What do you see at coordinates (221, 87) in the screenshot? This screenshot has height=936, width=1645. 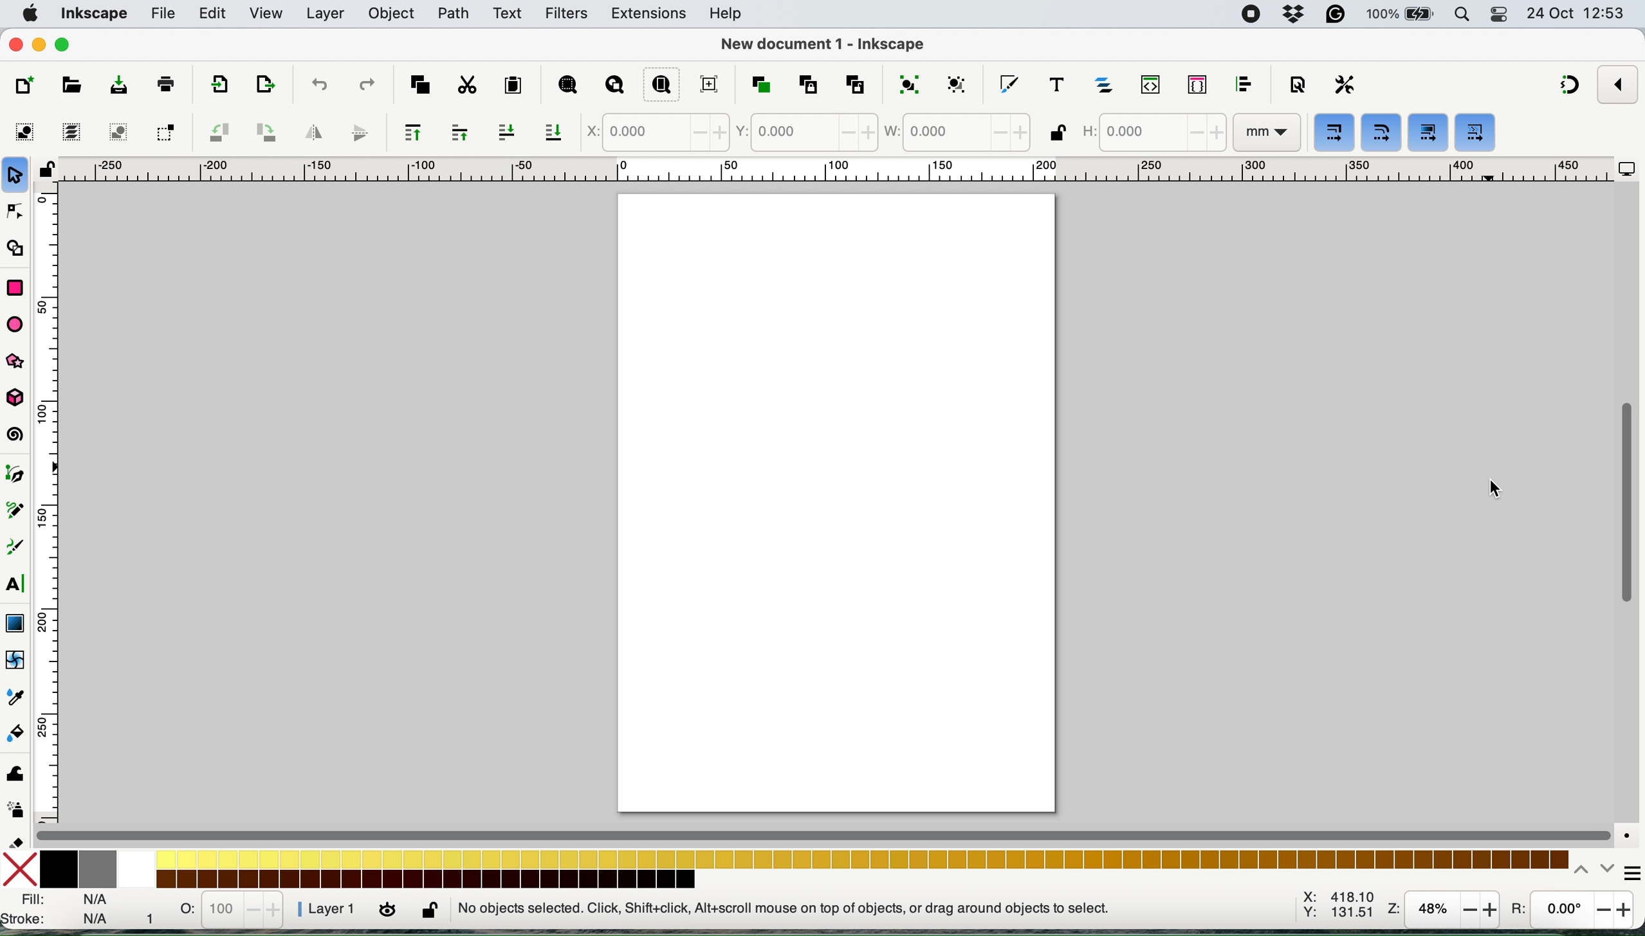 I see `export` at bounding box center [221, 87].